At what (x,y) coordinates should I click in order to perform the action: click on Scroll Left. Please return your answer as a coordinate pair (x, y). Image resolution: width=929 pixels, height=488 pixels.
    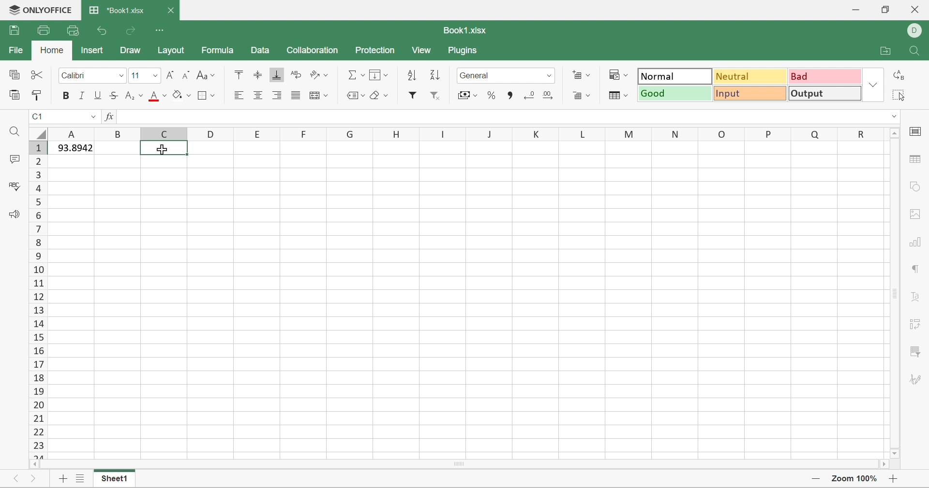
    Looking at the image, I should click on (35, 465).